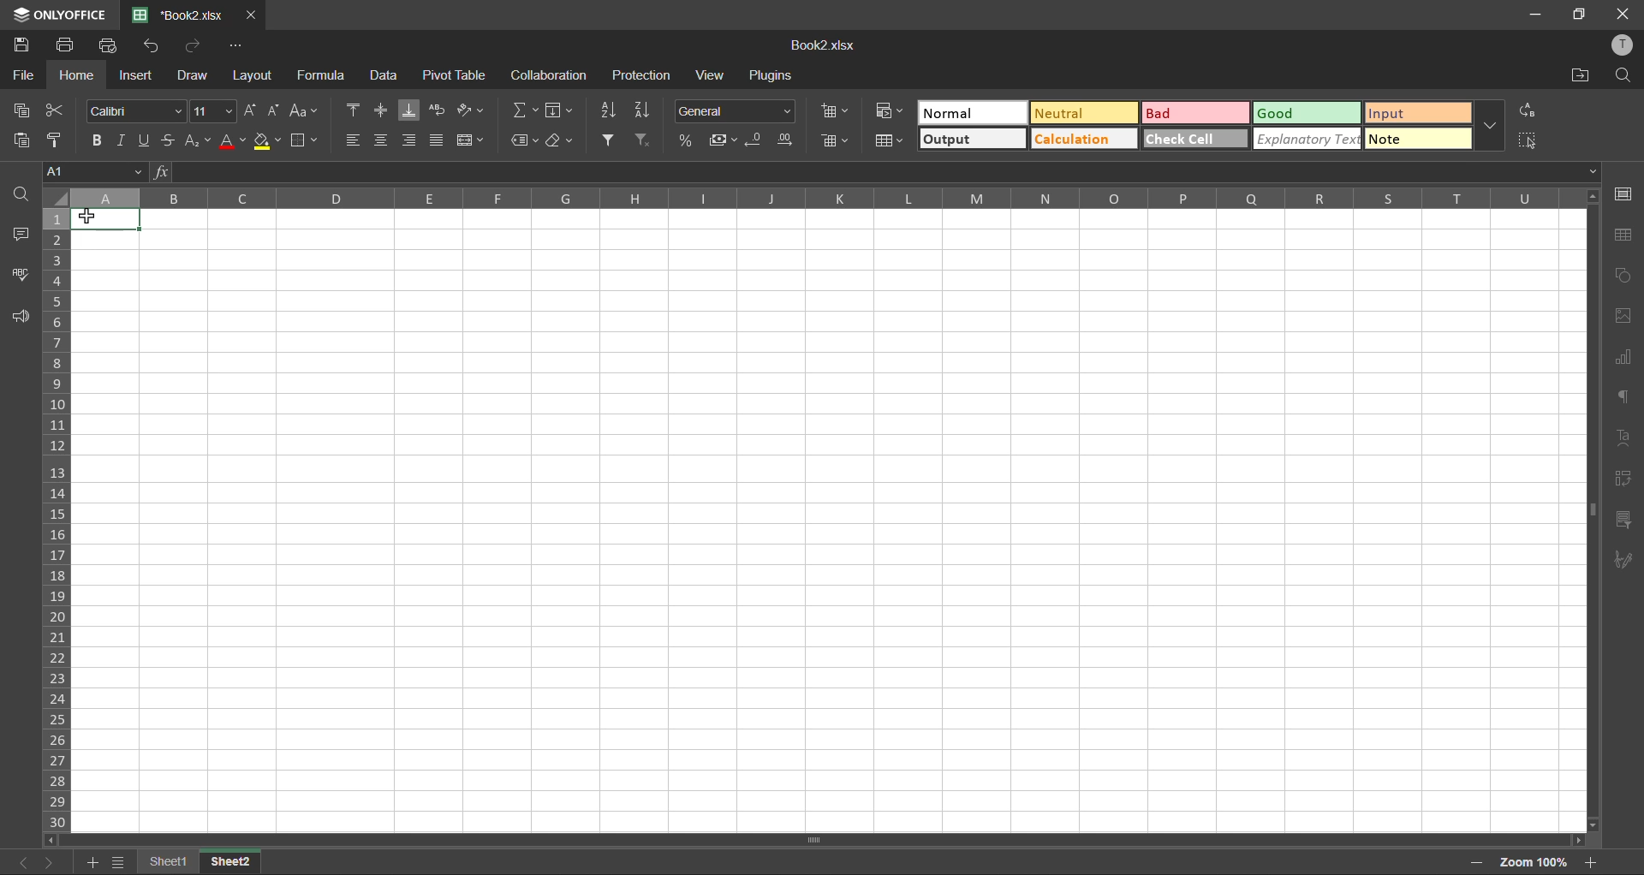  What do you see at coordinates (92, 173) in the screenshot?
I see `A1` at bounding box center [92, 173].